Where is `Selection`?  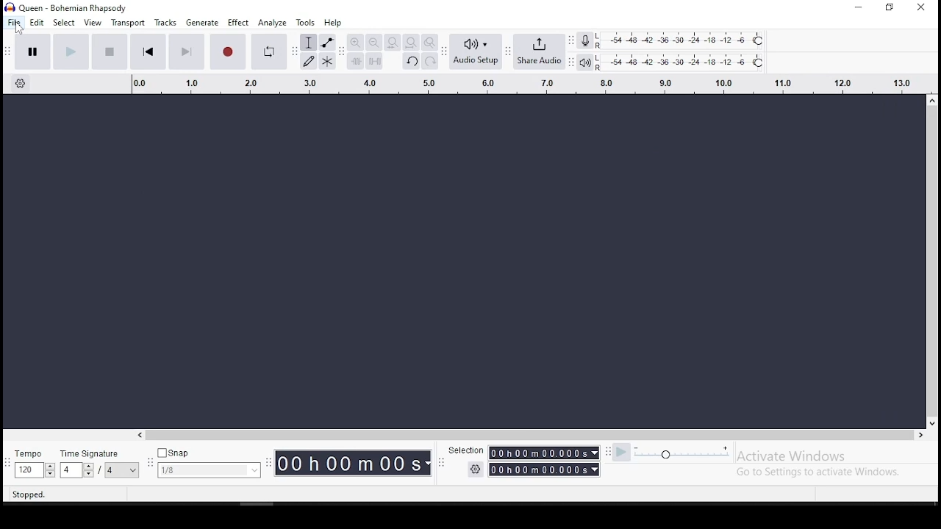
Selection is located at coordinates (464, 450).